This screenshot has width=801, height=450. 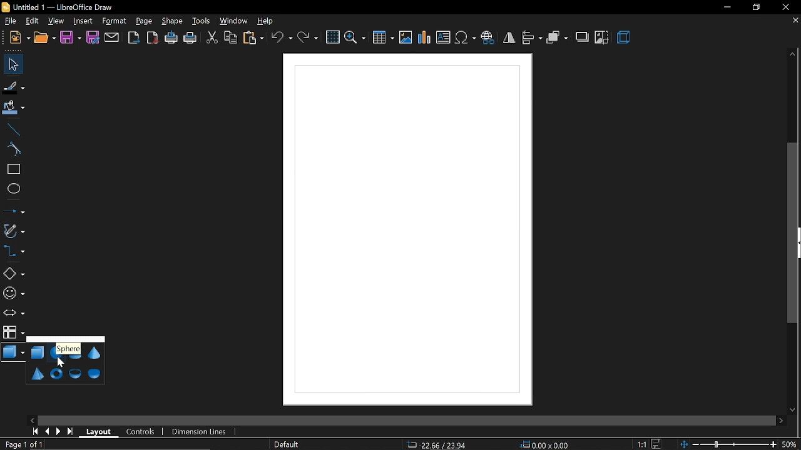 I want to click on insert table, so click(x=383, y=38).